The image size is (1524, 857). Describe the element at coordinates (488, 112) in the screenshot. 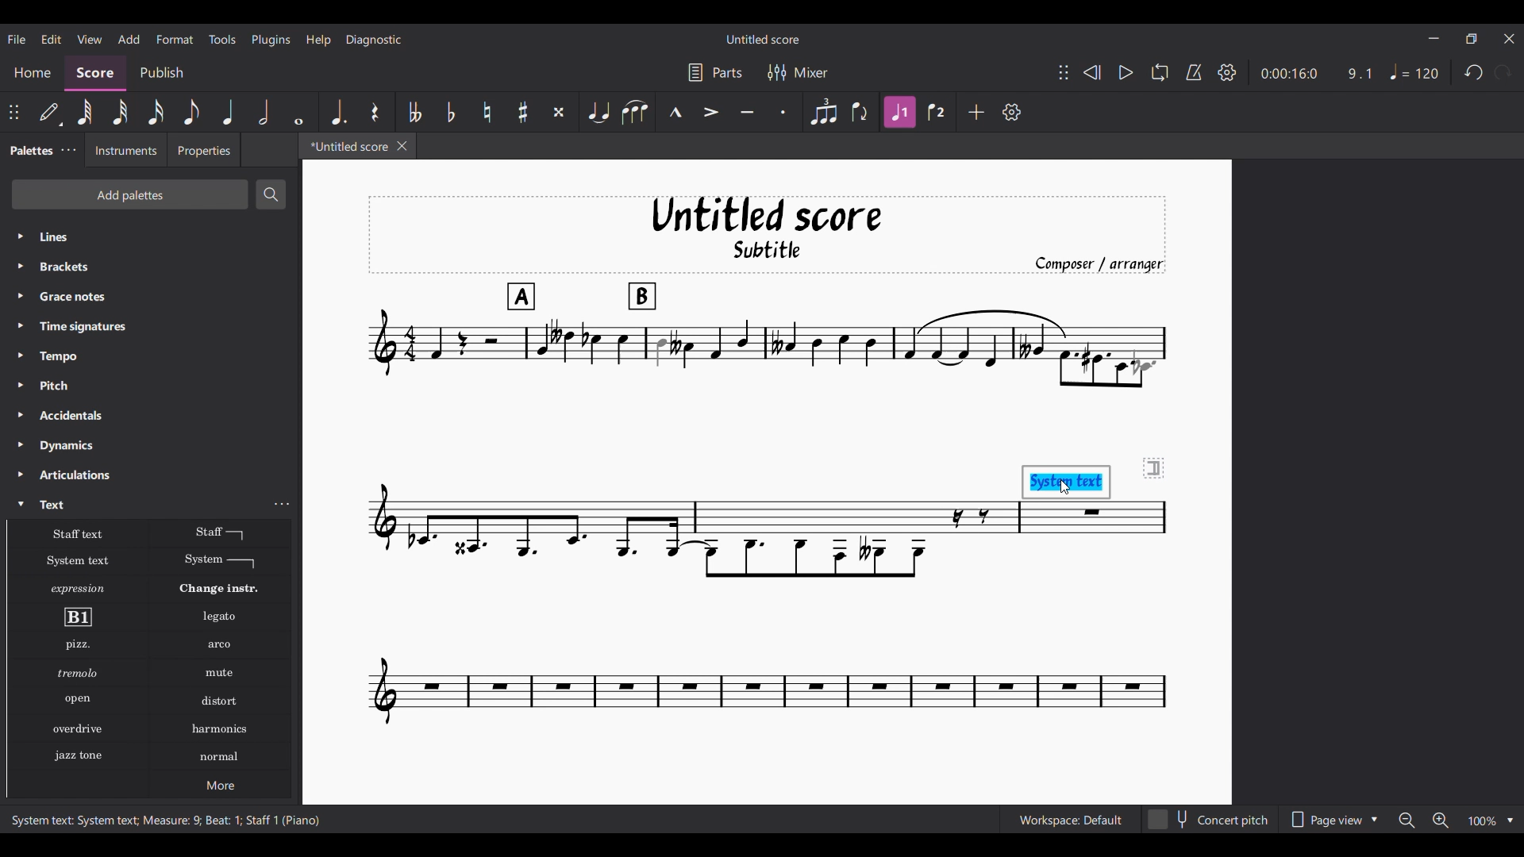

I see `Toggle natural` at that location.